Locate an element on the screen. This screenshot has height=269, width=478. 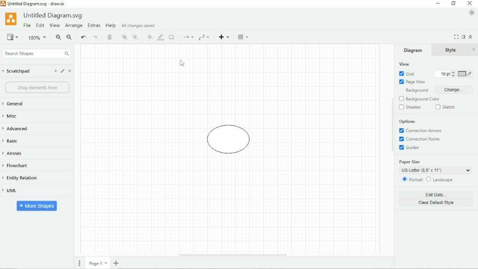
Insert is located at coordinates (224, 37).